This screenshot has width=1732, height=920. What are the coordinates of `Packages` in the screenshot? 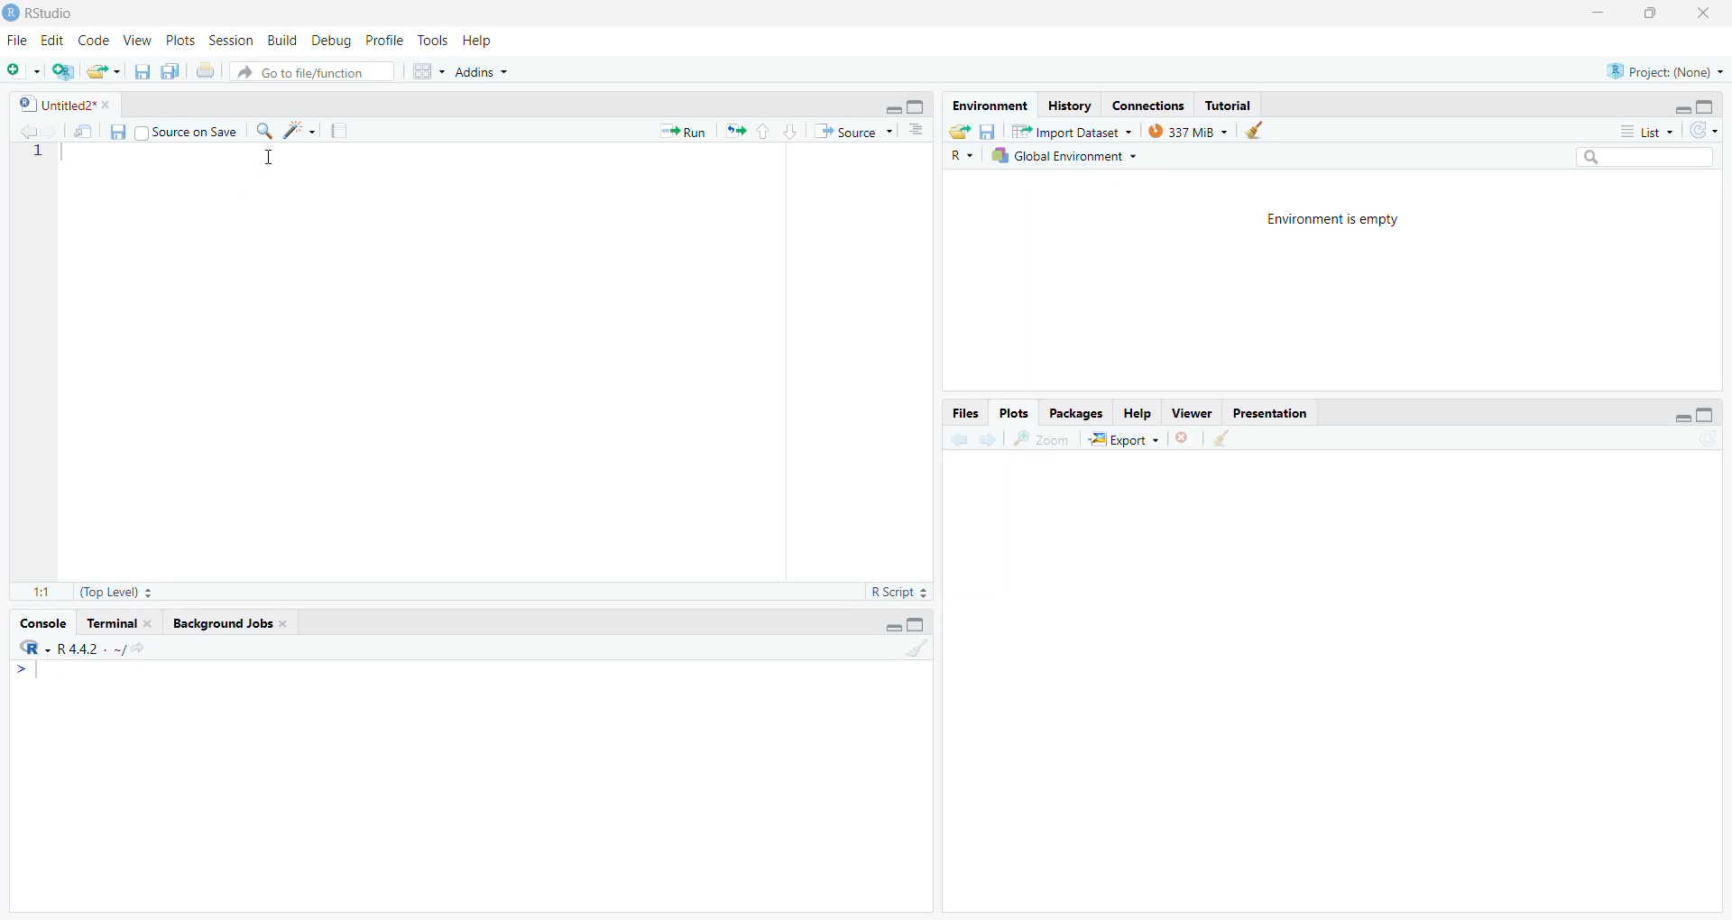 It's located at (1080, 414).